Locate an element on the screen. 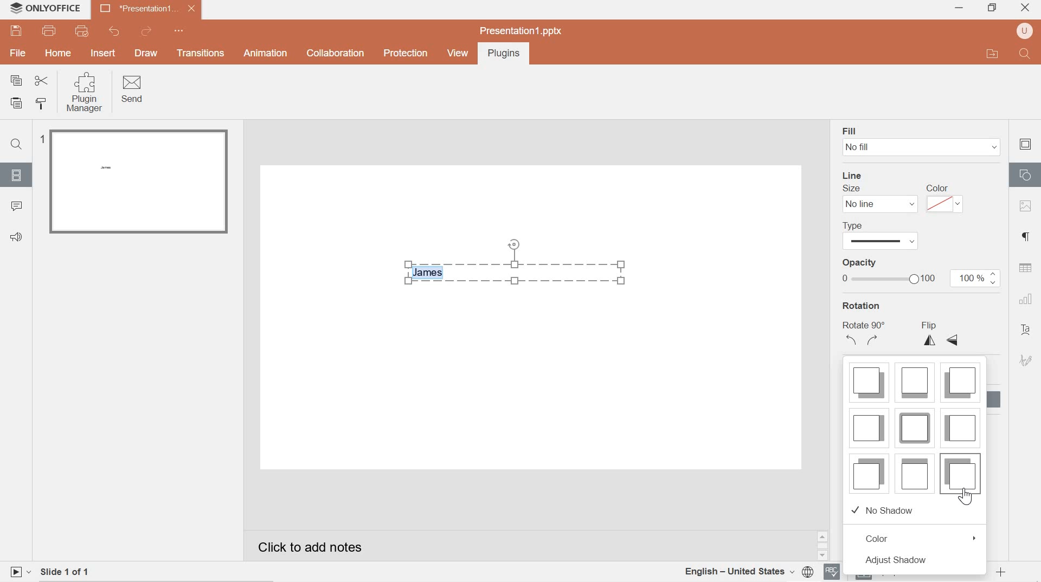 The height and width of the screenshot is (582, 1041). undo is located at coordinates (112, 31).